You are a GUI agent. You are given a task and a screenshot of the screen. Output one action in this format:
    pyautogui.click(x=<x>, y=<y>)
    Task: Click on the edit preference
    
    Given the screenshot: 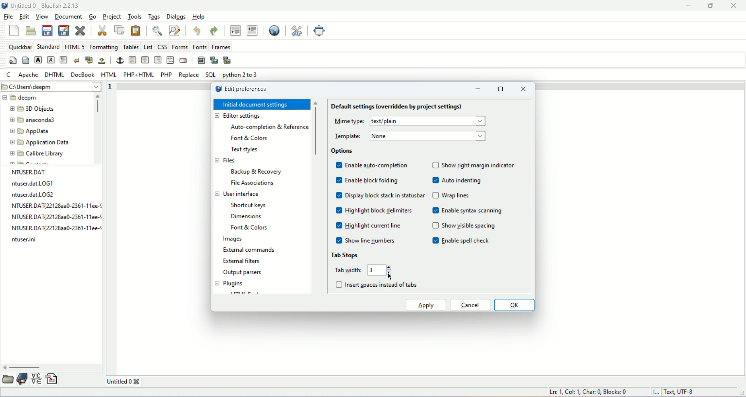 What is the action you would take?
    pyautogui.click(x=247, y=90)
    